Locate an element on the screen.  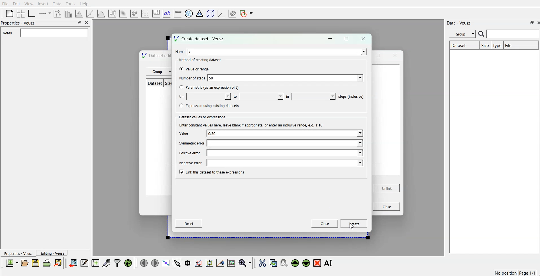
Value or range is located at coordinates (199, 70).